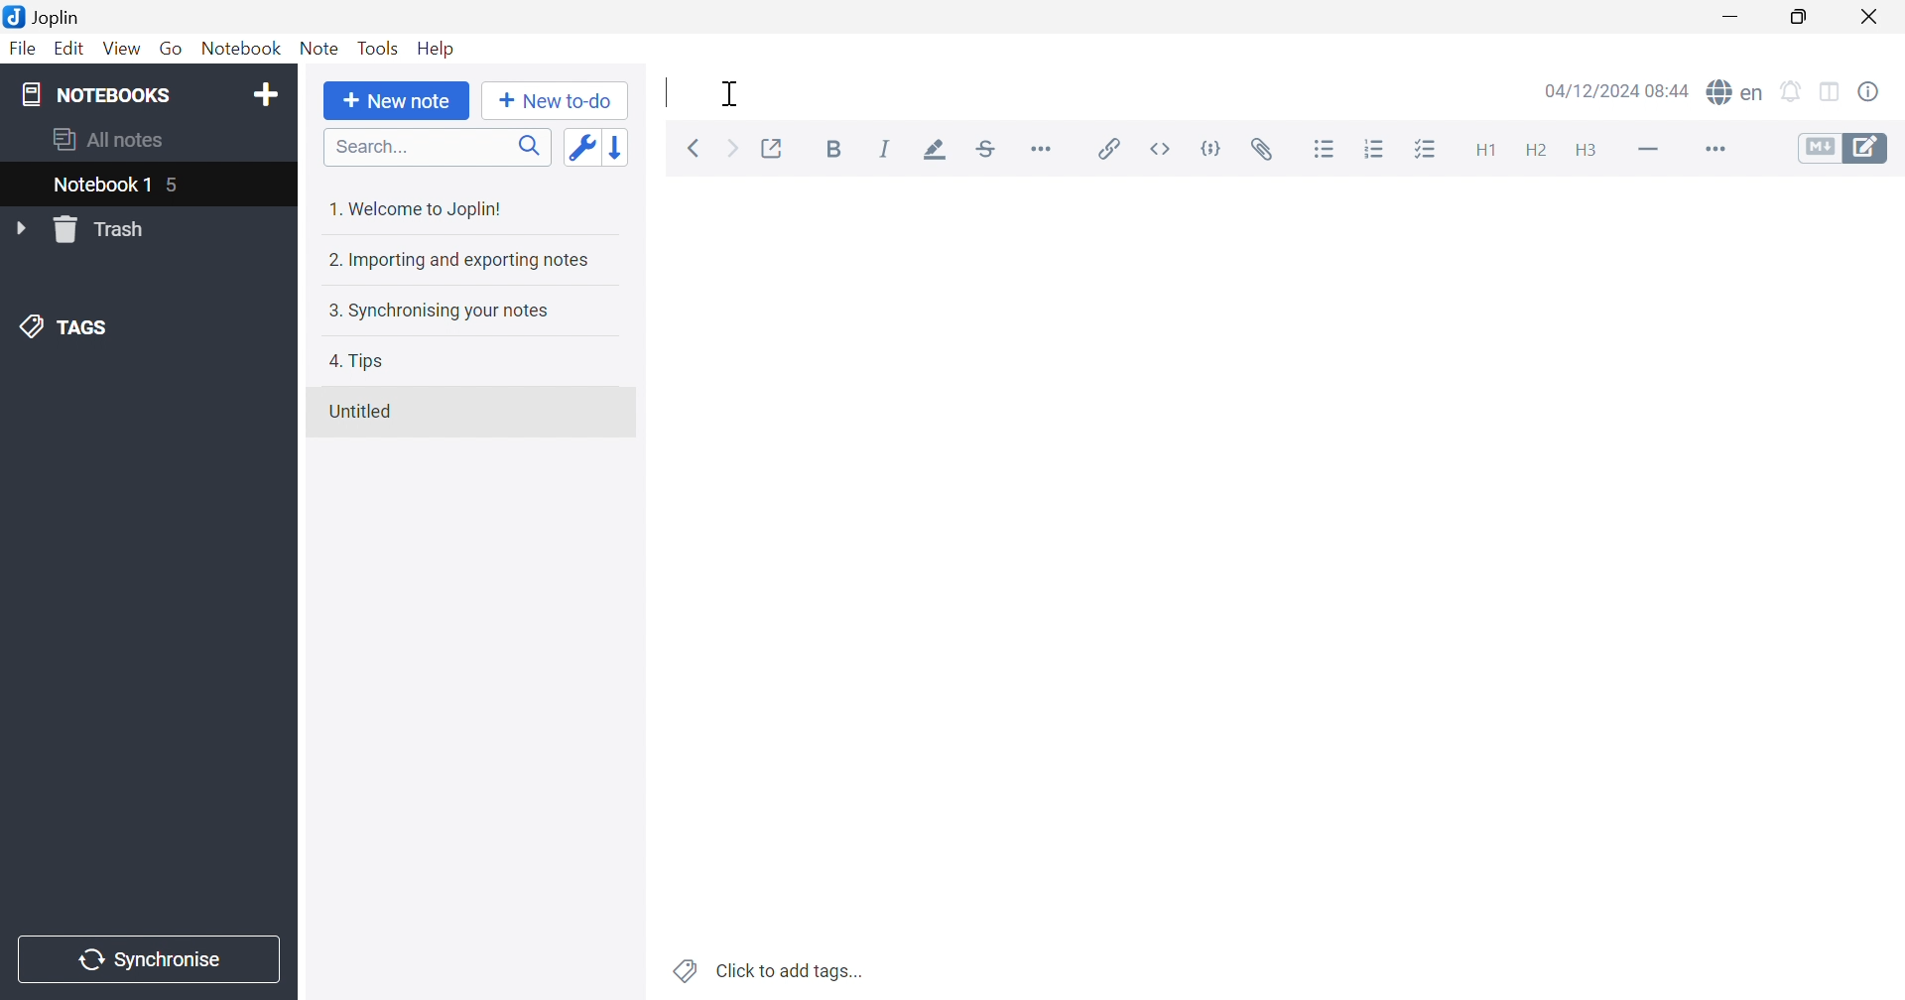 Image resolution: width=1905 pixels, height=1000 pixels. What do you see at coordinates (618, 147) in the screenshot?
I see `Reverse sort order` at bounding box center [618, 147].